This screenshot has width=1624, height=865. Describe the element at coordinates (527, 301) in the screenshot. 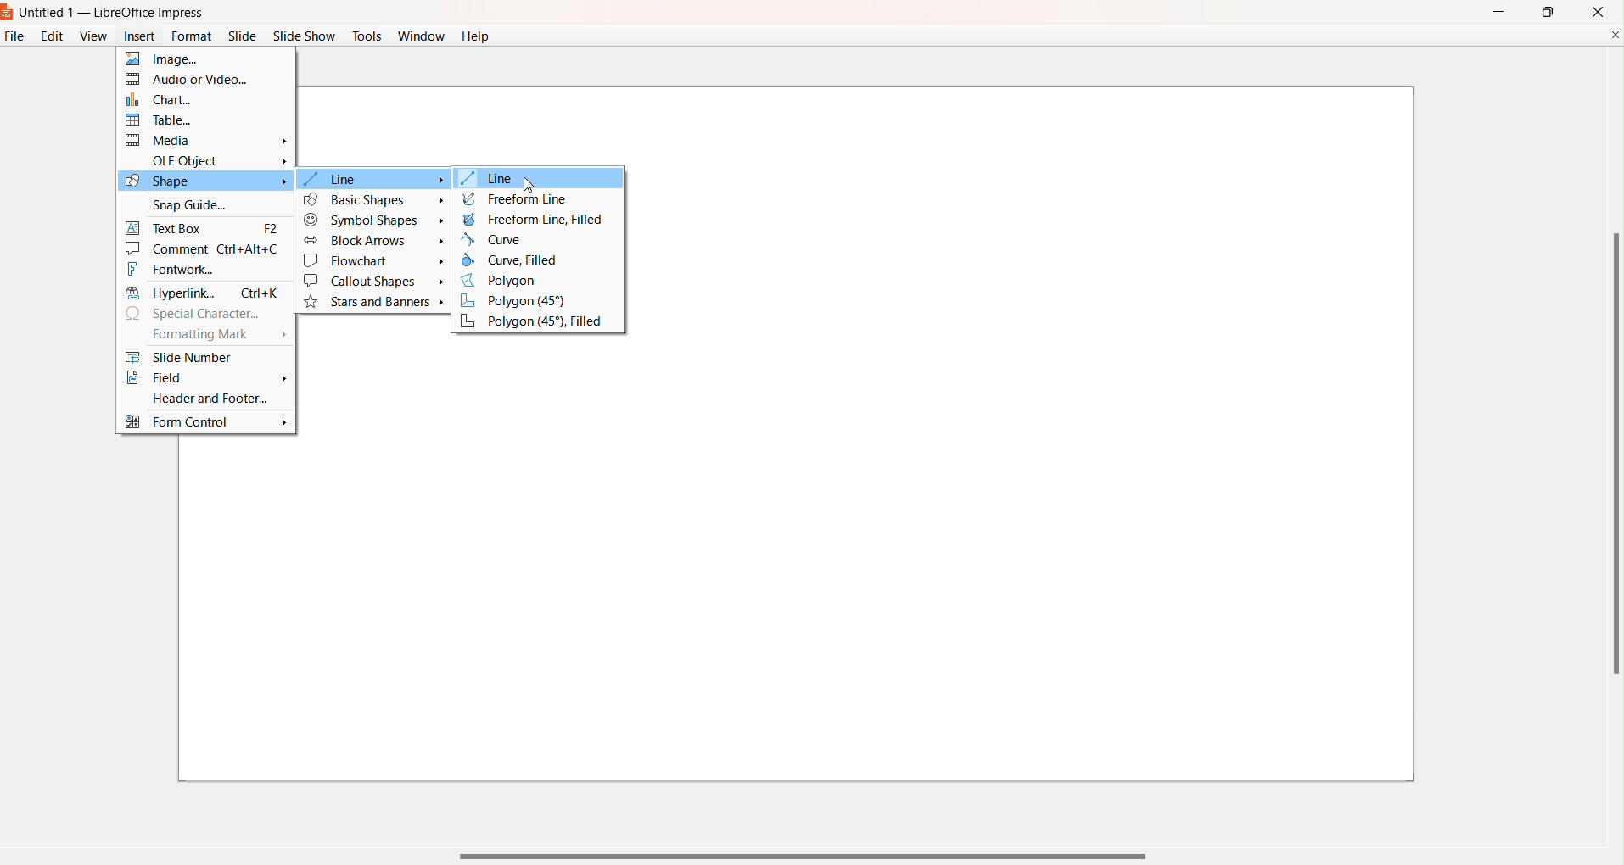

I see `Polygon (45) Degree` at that location.